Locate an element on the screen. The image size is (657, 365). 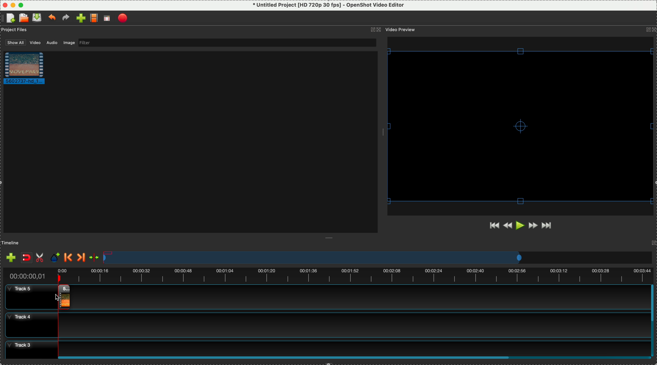
scroll bar is located at coordinates (653, 319).